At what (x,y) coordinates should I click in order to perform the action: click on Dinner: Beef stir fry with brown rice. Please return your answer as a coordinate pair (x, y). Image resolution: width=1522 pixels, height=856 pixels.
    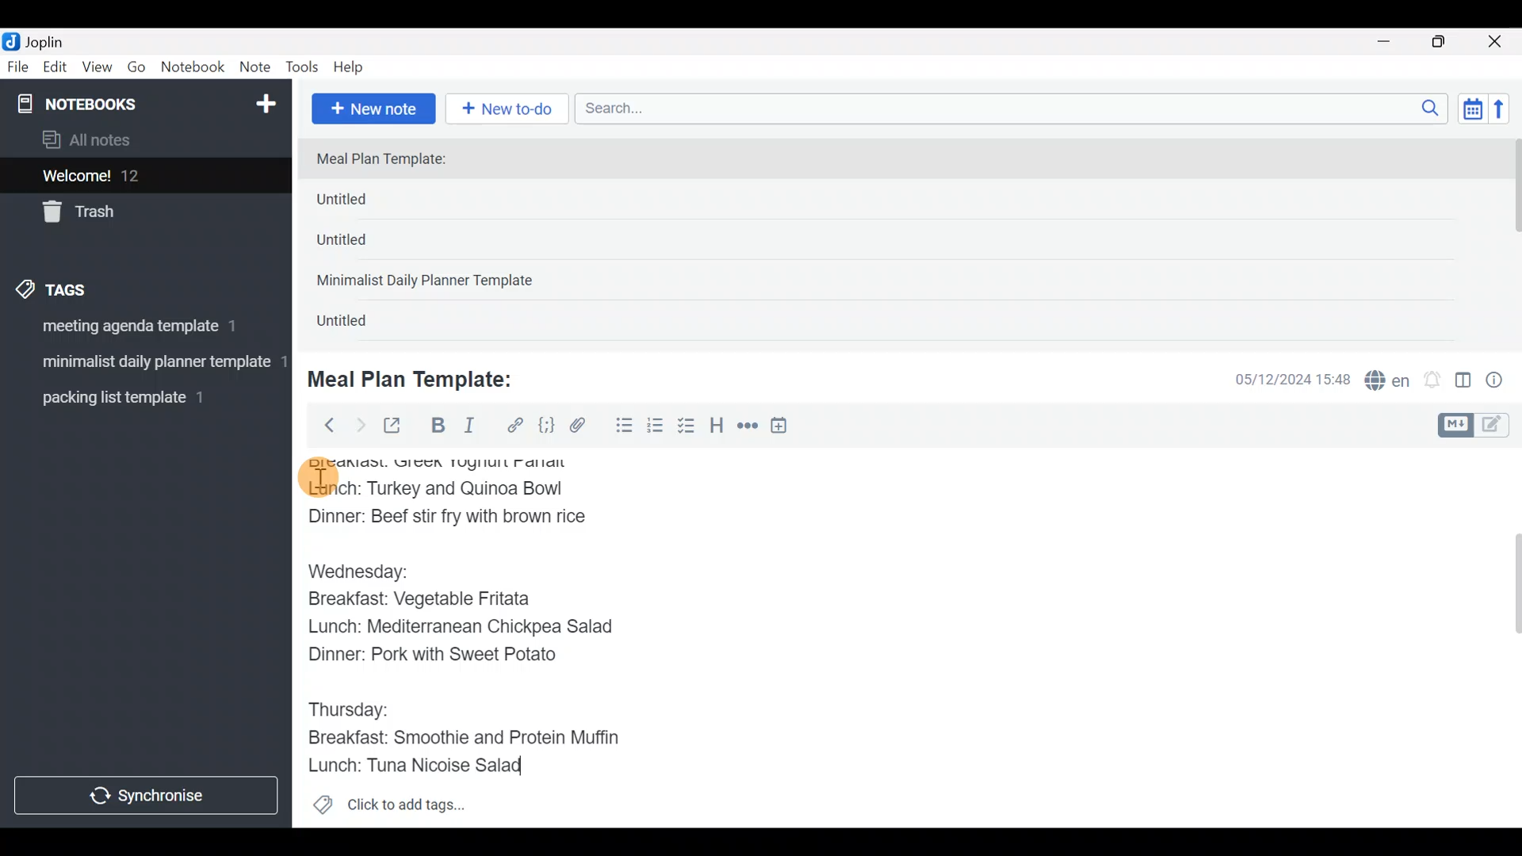
    Looking at the image, I should click on (450, 521).